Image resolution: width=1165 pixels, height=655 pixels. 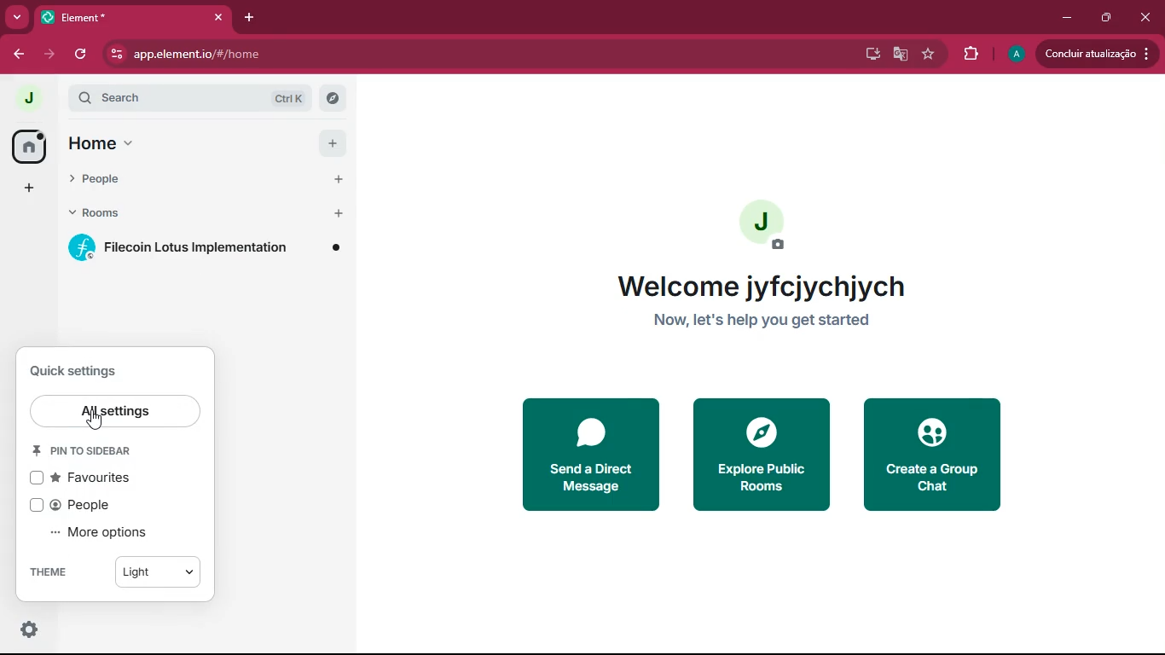 What do you see at coordinates (104, 533) in the screenshot?
I see `more options` at bounding box center [104, 533].